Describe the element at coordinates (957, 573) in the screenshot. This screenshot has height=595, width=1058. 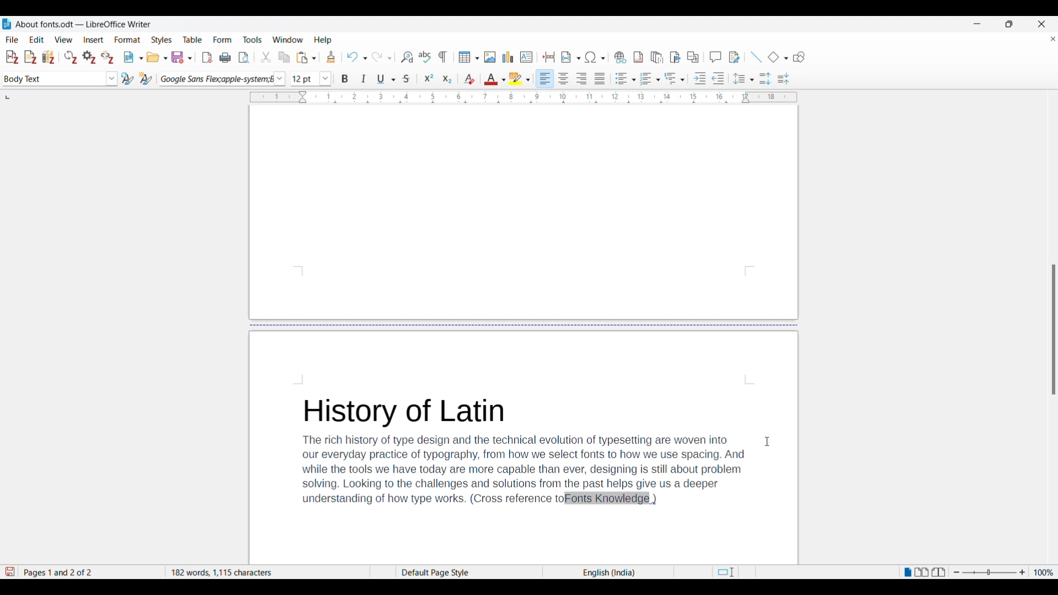
I see `Zoom out` at that location.